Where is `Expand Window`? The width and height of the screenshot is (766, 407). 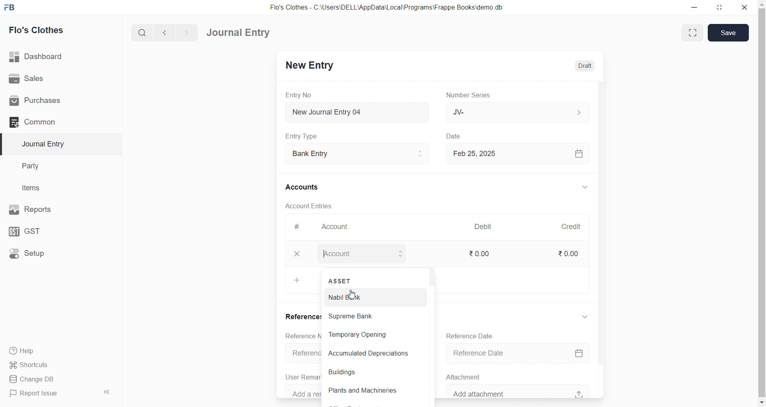
Expand Window is located at coordinates (691, 33).